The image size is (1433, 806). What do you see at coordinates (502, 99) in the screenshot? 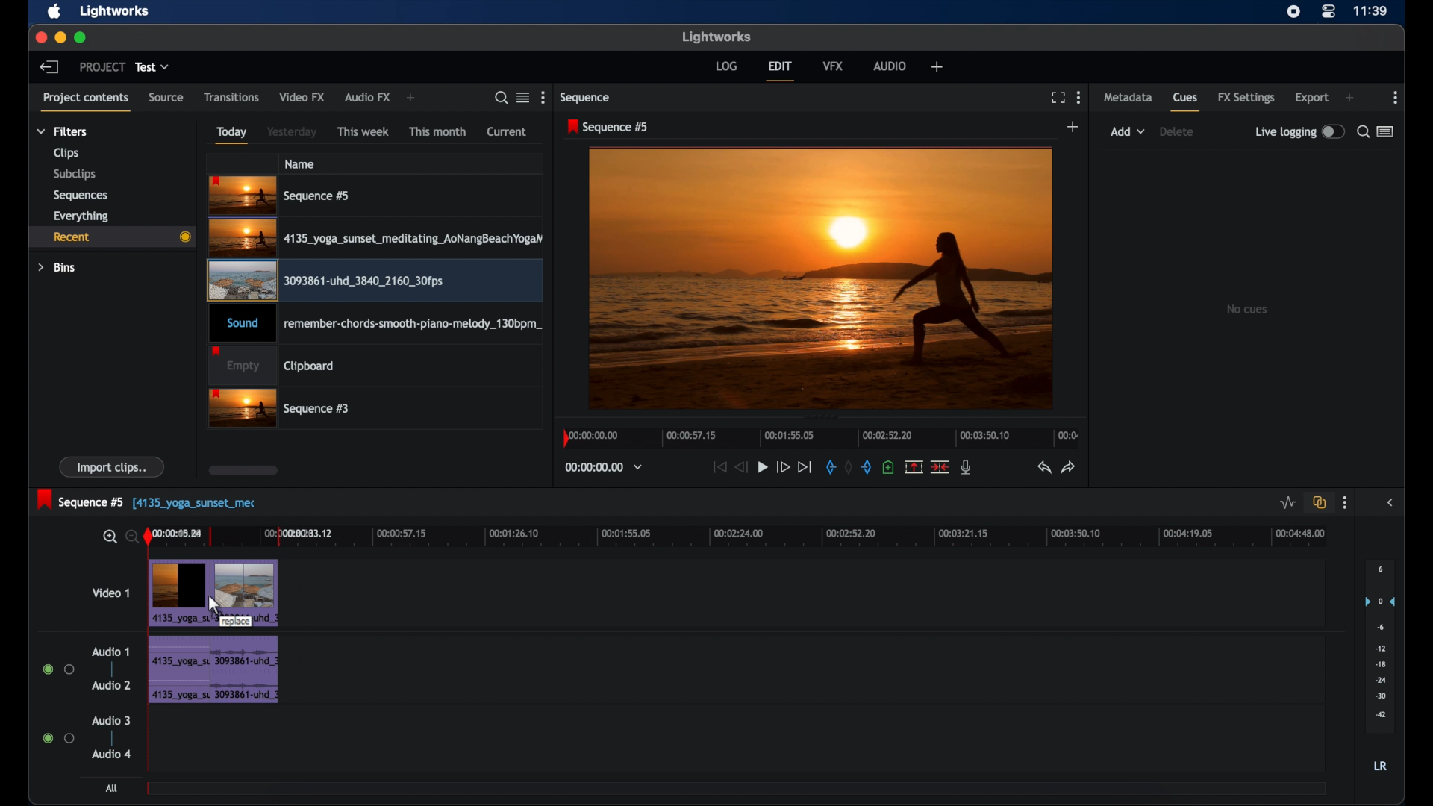
I see `search` at bounding box center [502, 99].